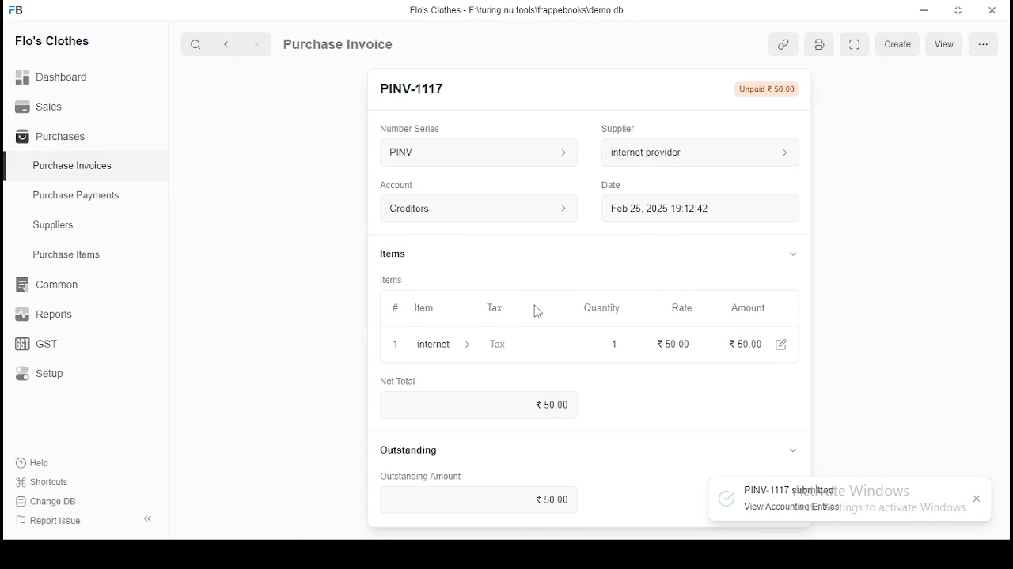  I want to click on tab, so click(794, 450).